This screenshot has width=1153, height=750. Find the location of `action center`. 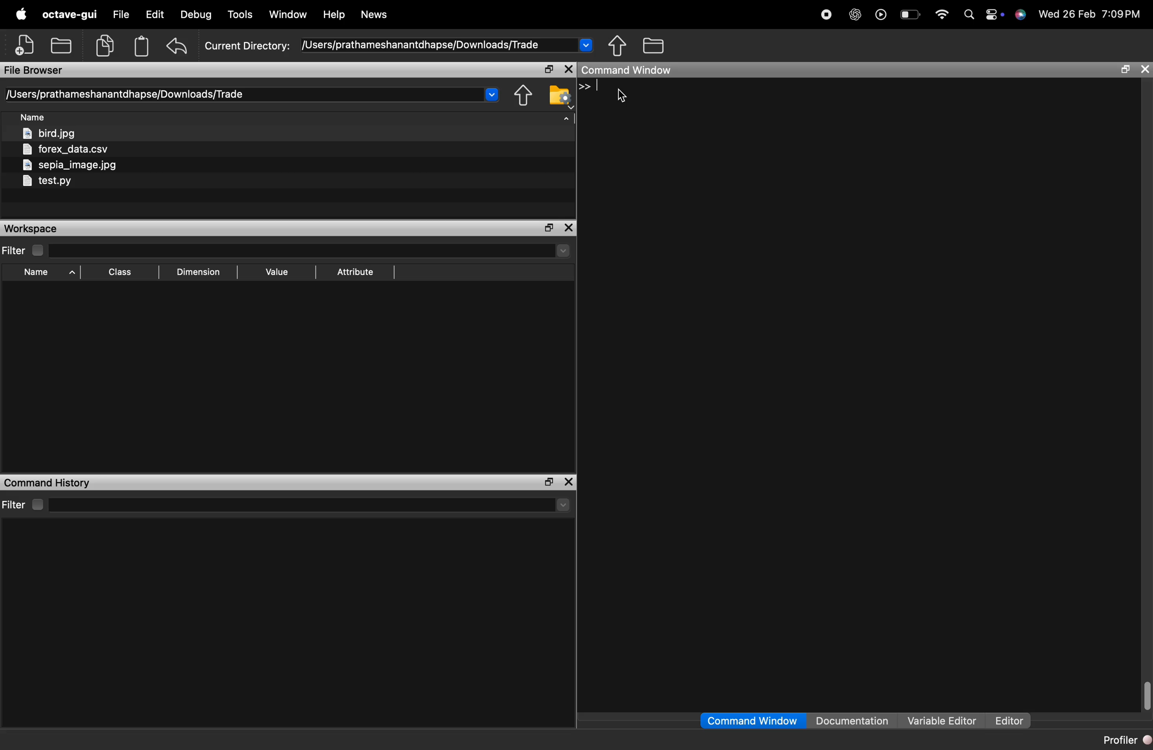

action center is located at coordinates (997, 16).